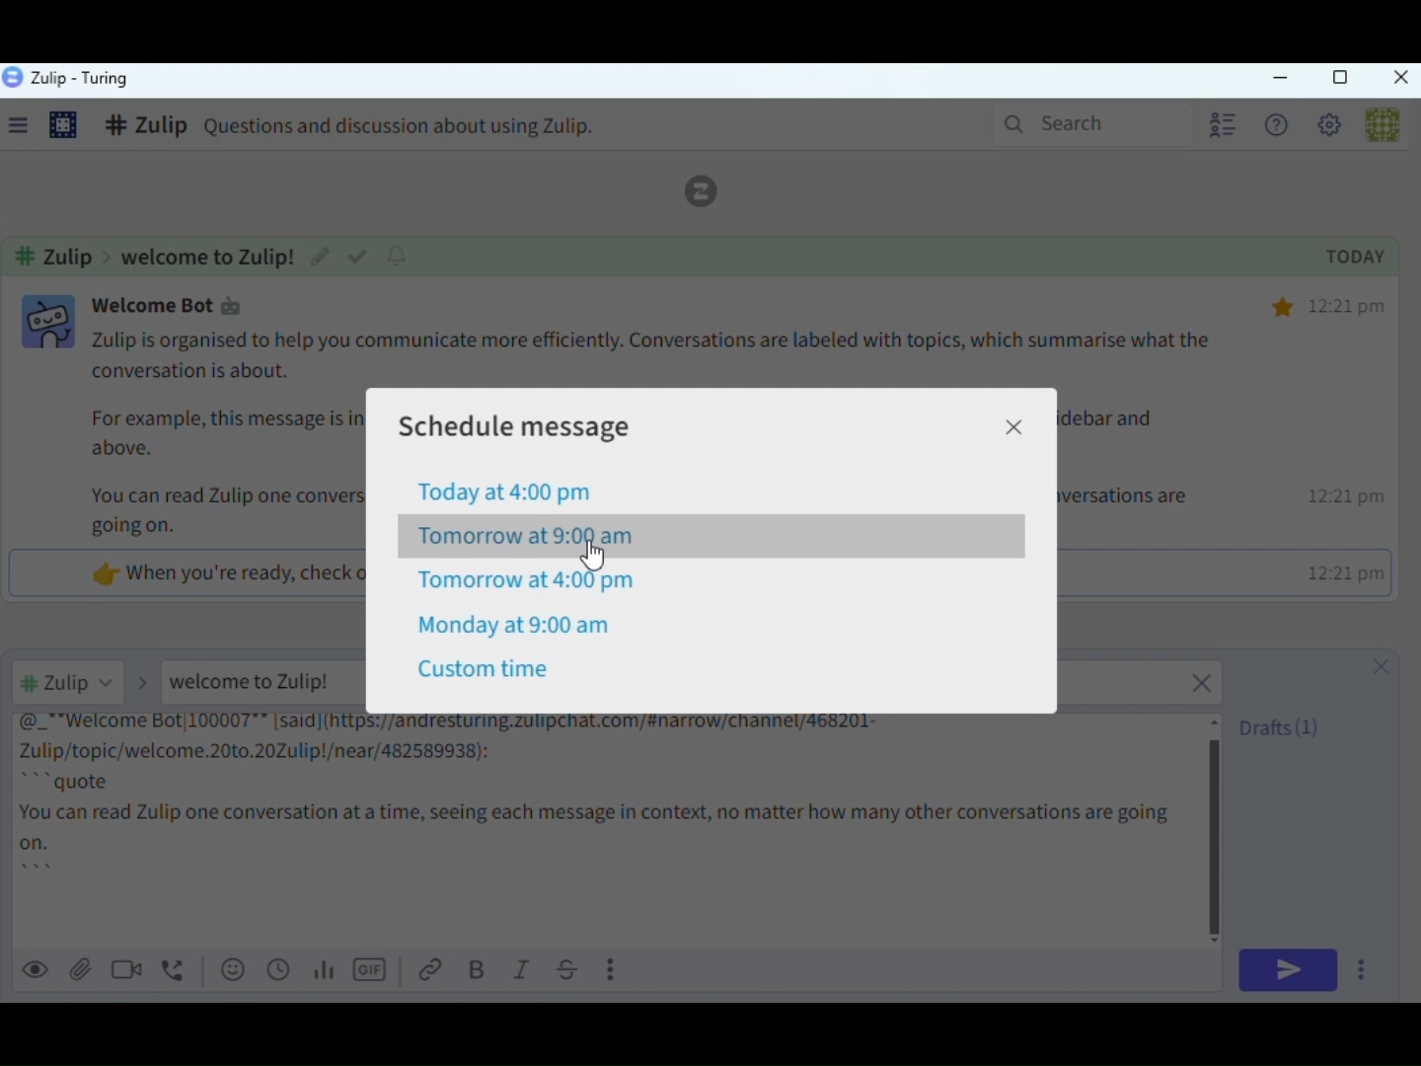 Image resolution: width=1421 pixels, height=1066 pixels. What do you see at coordinates (370, 128) in the screenshot?
I see `Comment` at bounding box center [370, 128].